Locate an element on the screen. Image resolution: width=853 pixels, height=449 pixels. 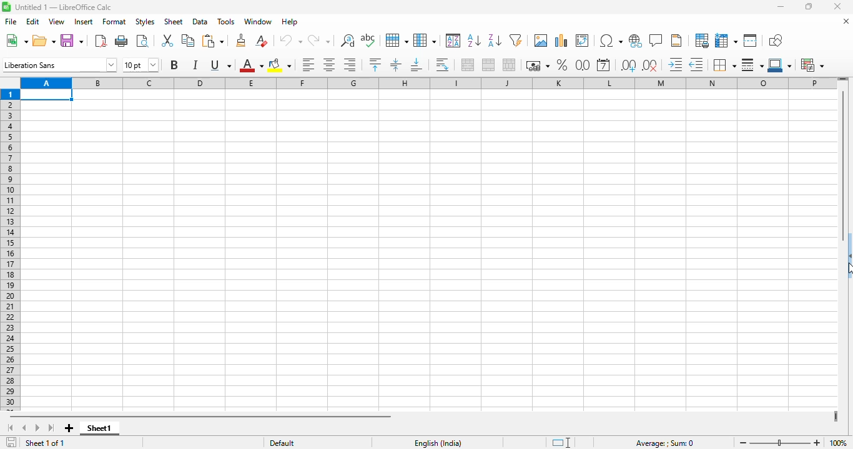
scroll to previous sheet is located at coordinates (24, 428).